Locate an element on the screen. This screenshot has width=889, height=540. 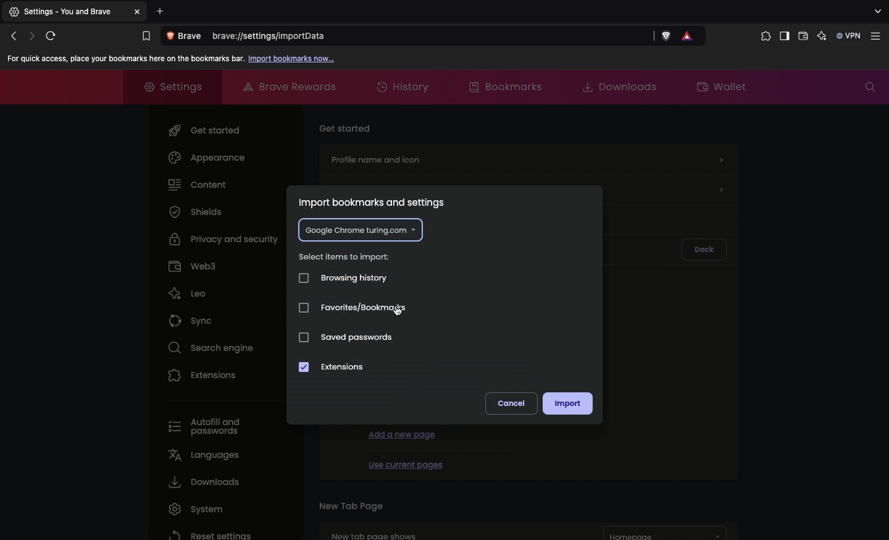
Sync is located at coordinates (193, 318).